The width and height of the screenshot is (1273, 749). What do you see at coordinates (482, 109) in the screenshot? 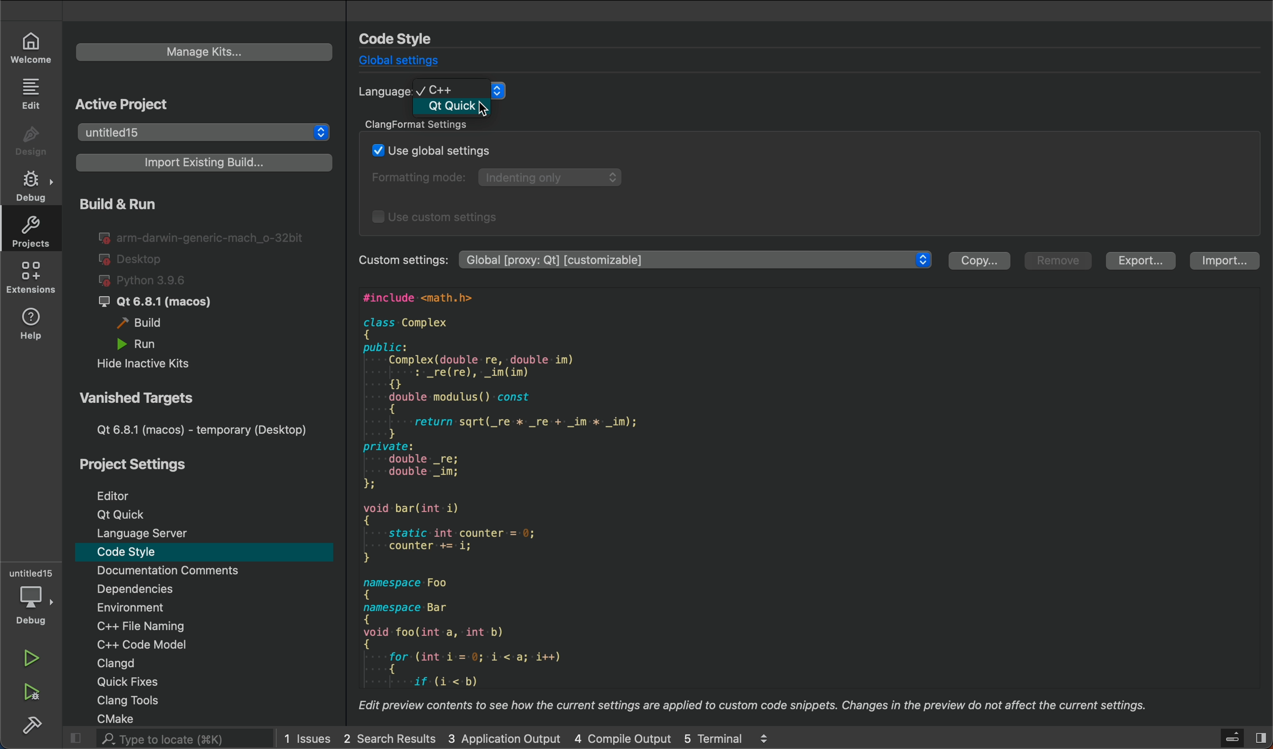
I see `cursor` at bounding box center [482, 109].